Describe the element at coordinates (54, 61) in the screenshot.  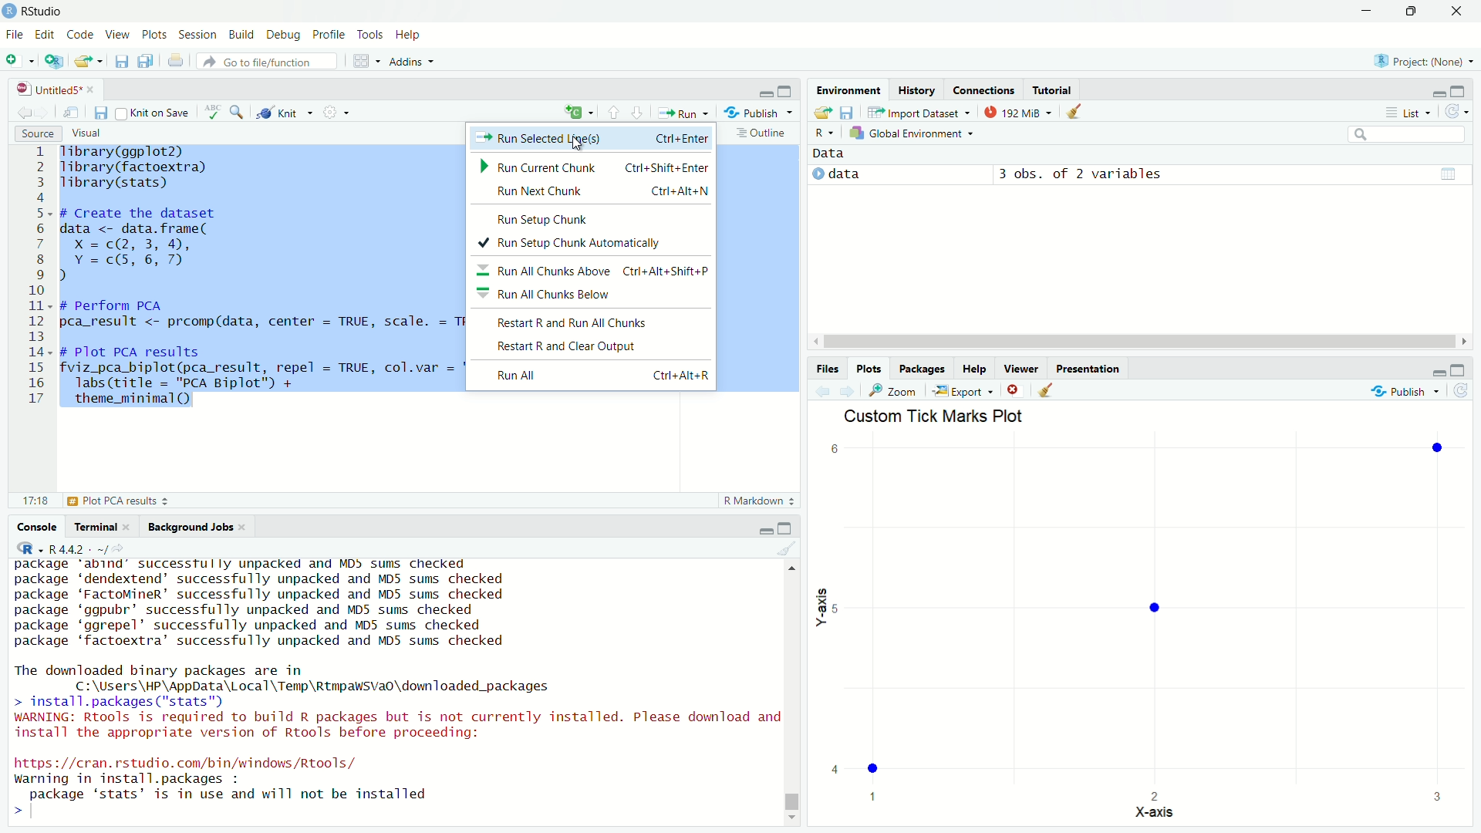
I see `Create a project` at that location.